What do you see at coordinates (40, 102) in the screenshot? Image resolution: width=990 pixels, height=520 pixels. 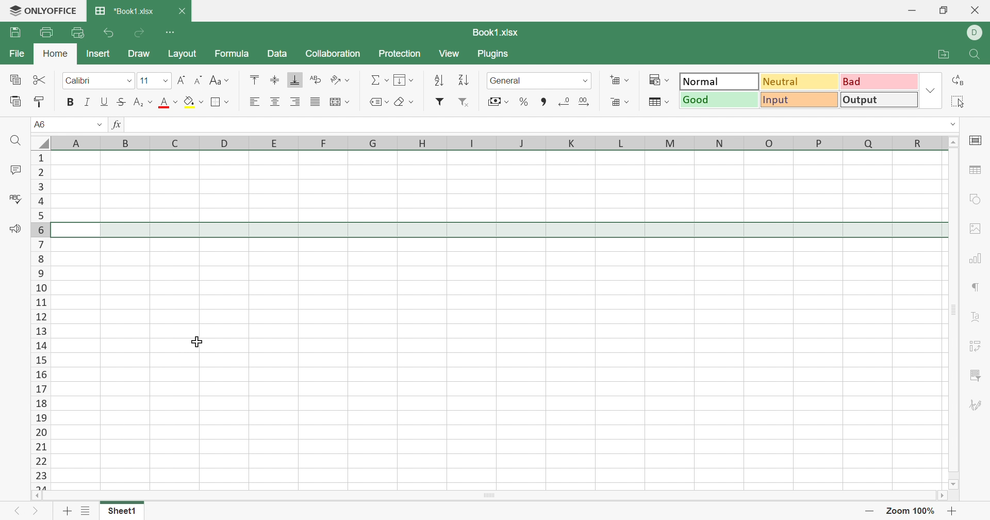 I see `Copy style` at bounding box center [40, 102].